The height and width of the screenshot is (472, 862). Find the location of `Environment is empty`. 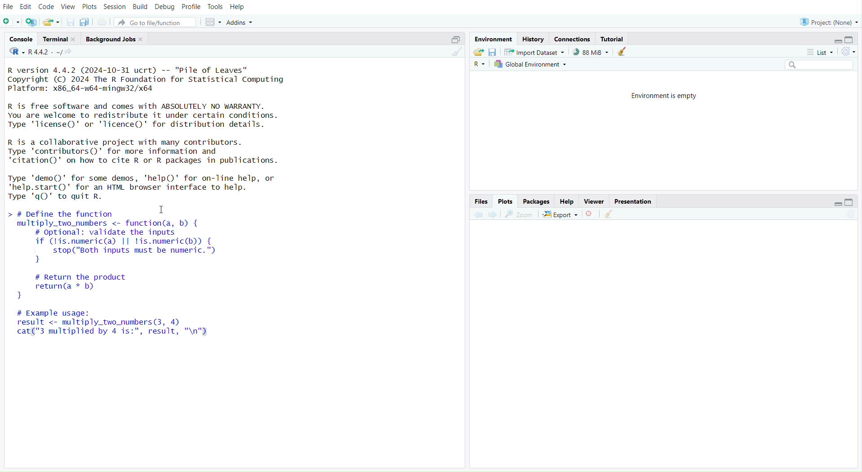

Environment is empty is located at coordinates (667, 96).